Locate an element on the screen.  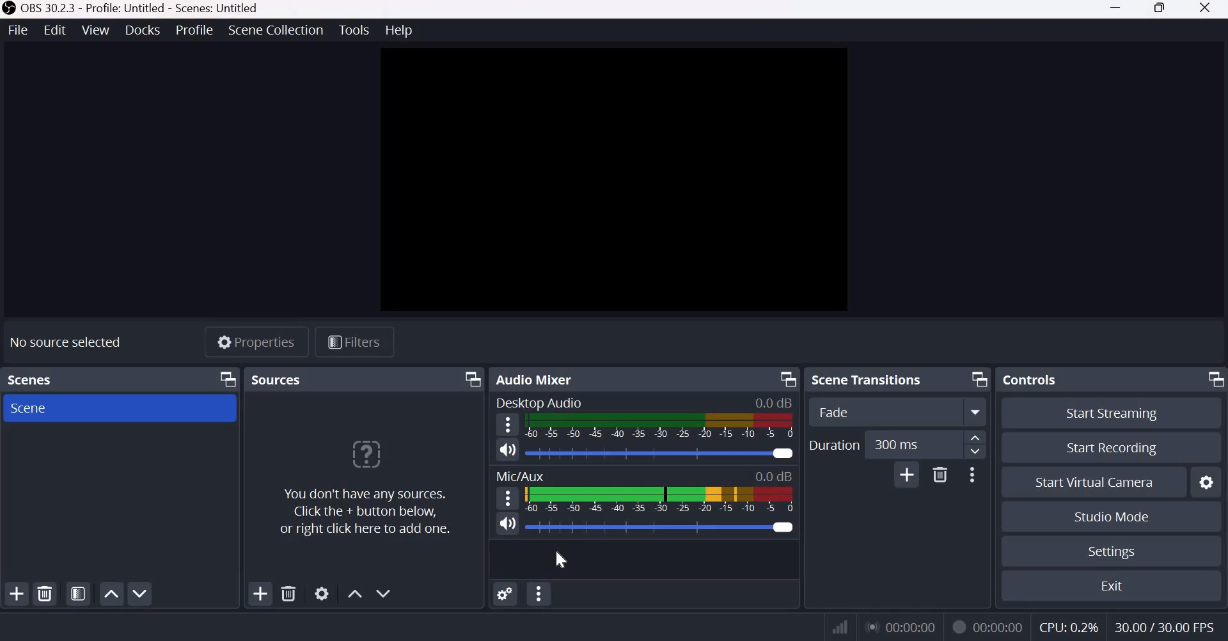
CPU Usage is located at coordinates (1068, 625).